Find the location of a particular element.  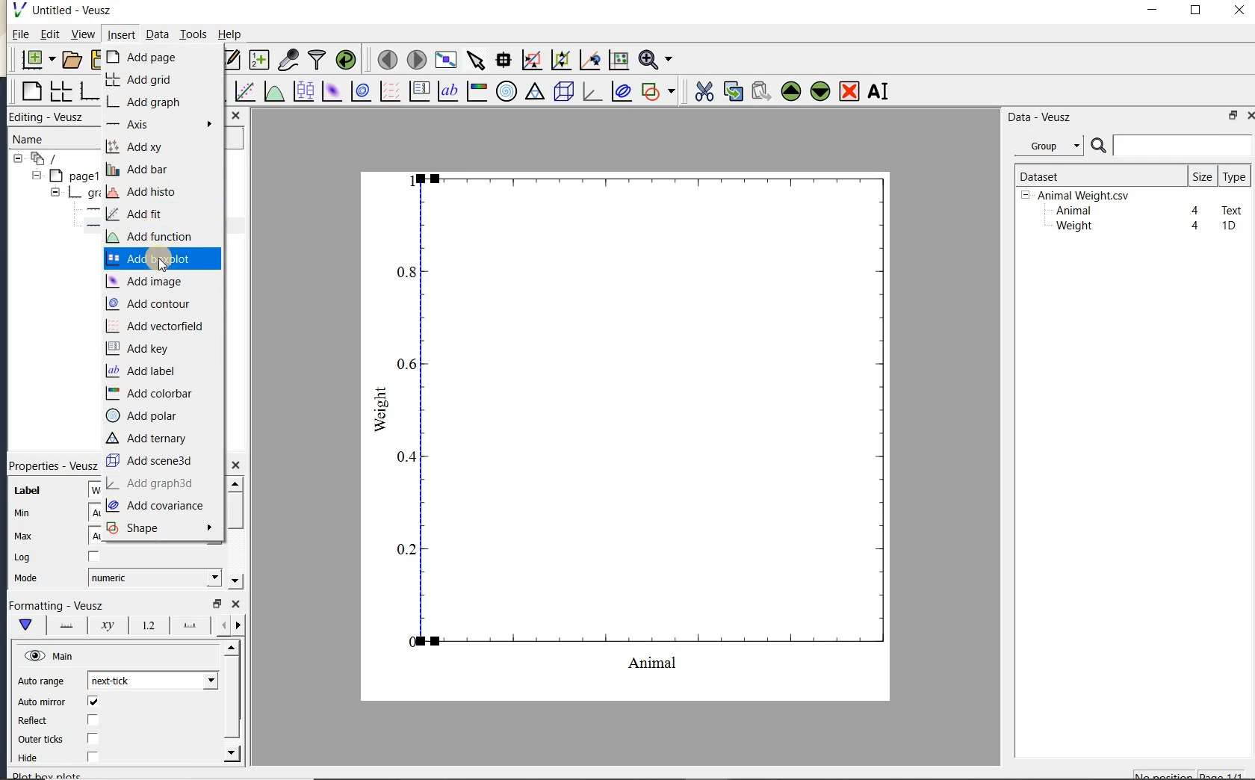

Mode is located at coordinates (25, 579).